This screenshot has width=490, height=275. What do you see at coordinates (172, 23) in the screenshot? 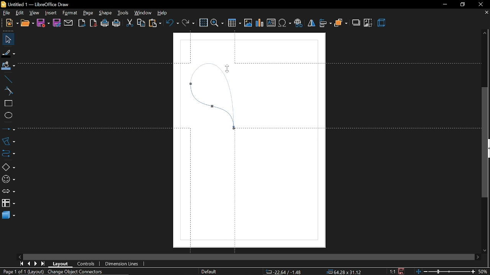
I see `undo` at bounding box center [172, 23].